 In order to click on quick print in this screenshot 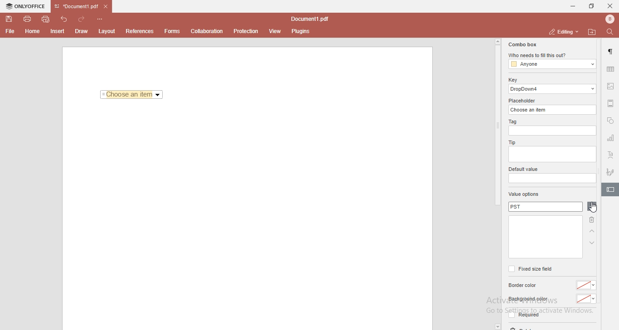, I will do `click(46, 19)`.